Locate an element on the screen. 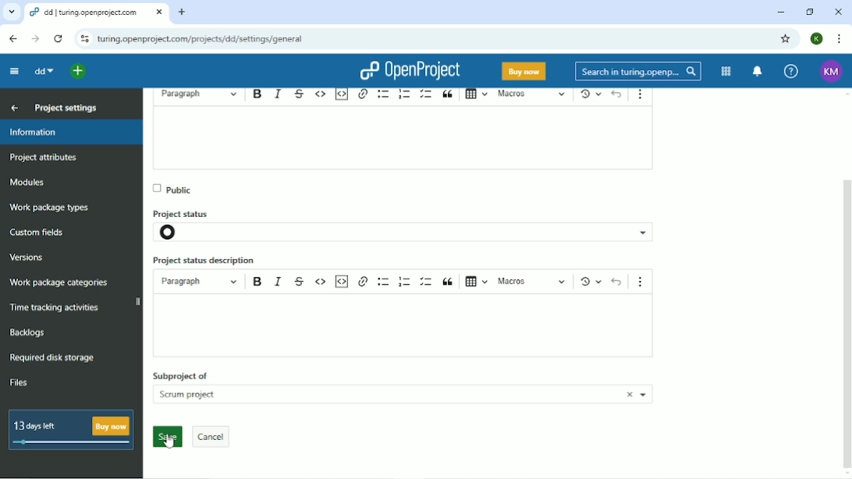 The height and width of the screenshot is (479, 852). cancel is located at coordinates (214, 437).